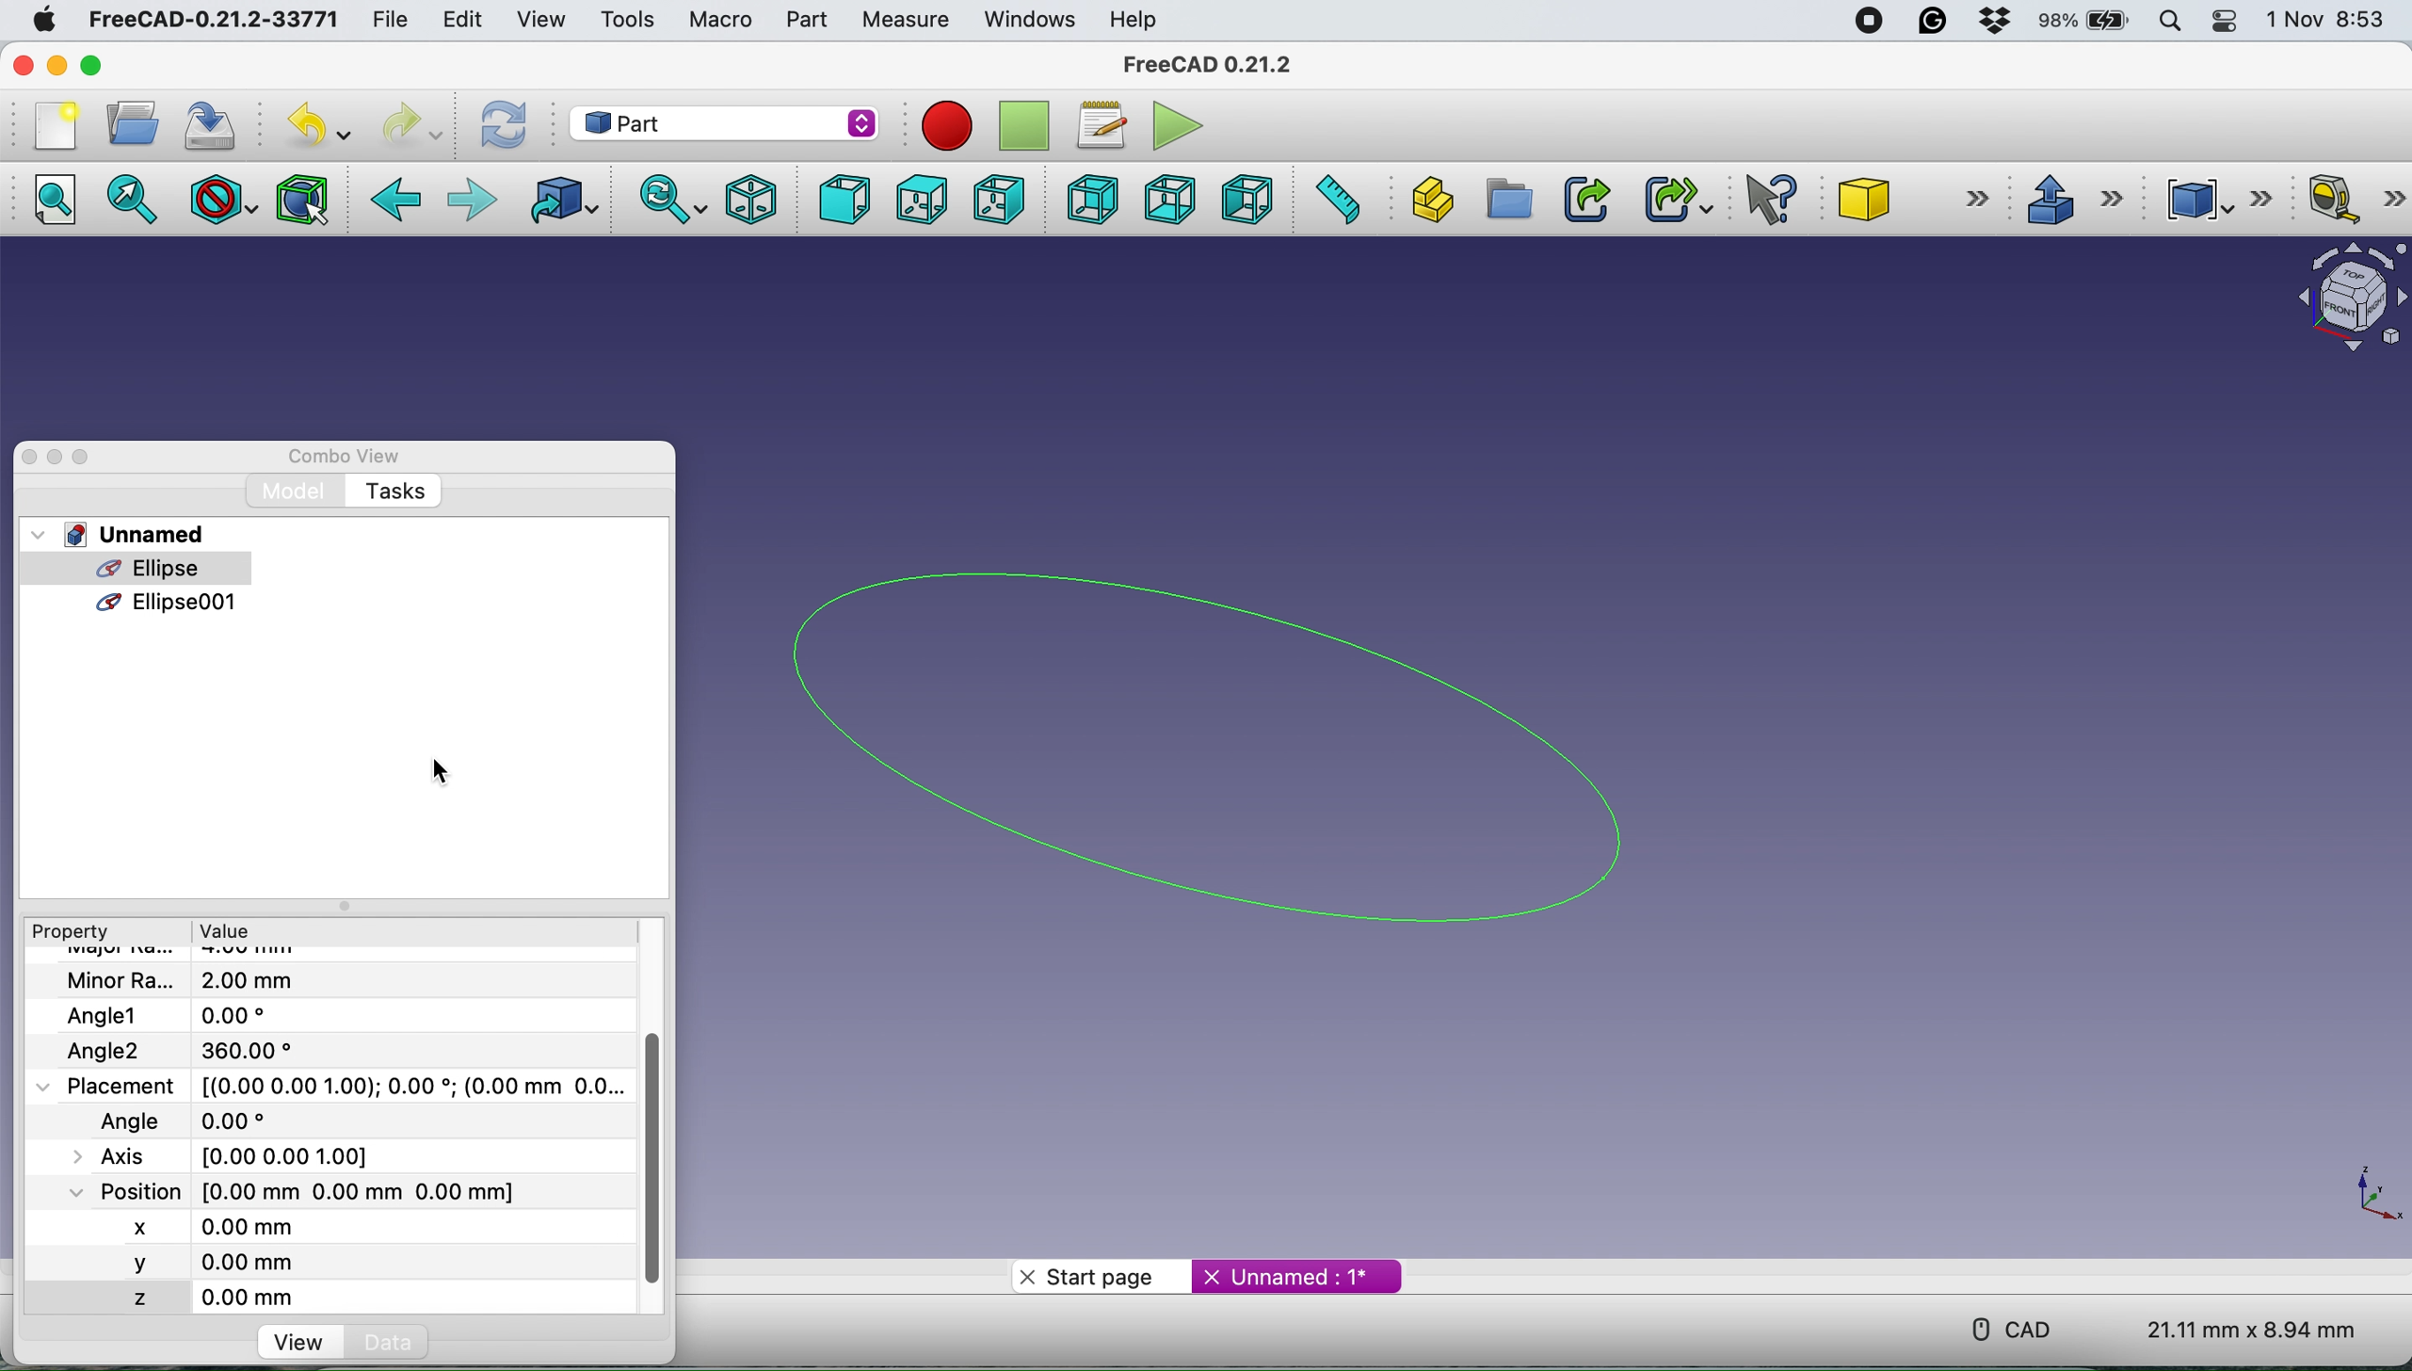  I want to click on compound tools, so click(2213, 199).